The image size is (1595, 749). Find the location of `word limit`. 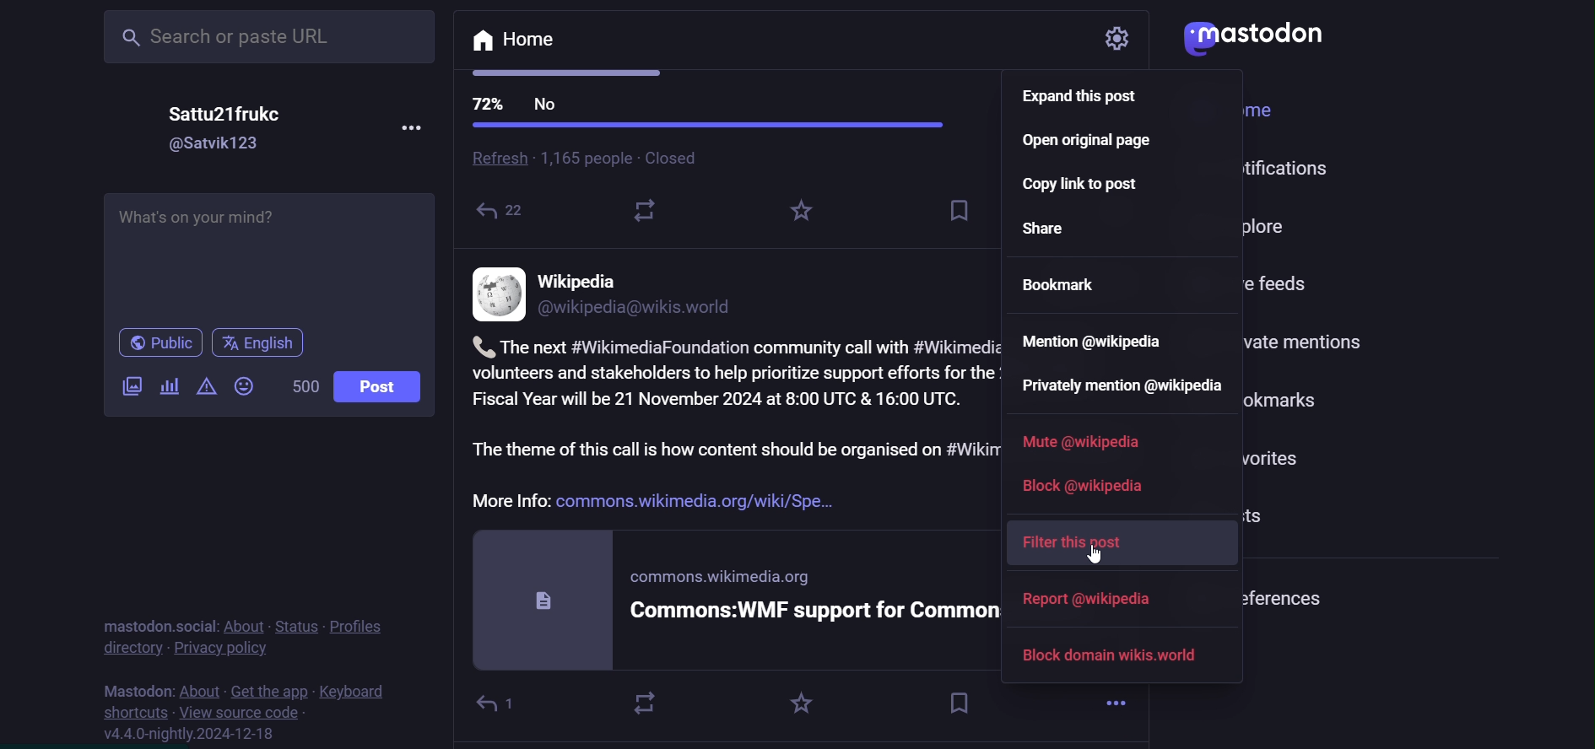

word limit is located at coordinates (301, 385).